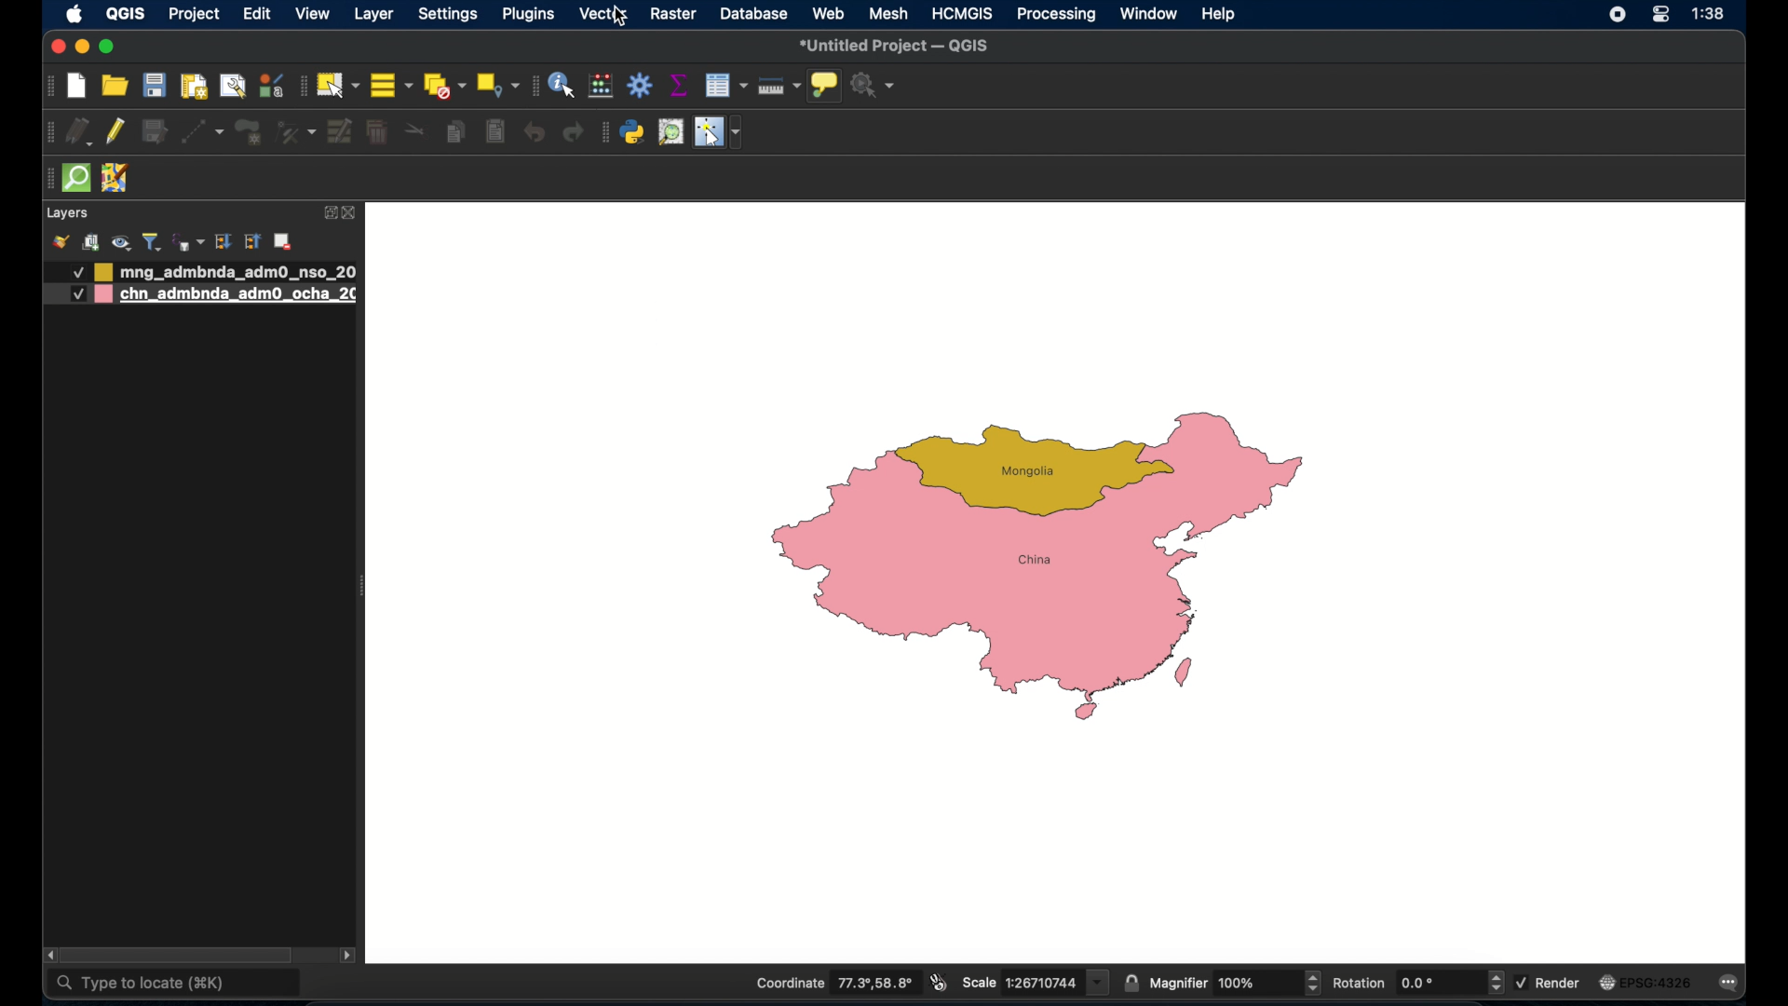 The height and width of the screenshot is (1006, 1788). I want to click on close, so click(58, 48).